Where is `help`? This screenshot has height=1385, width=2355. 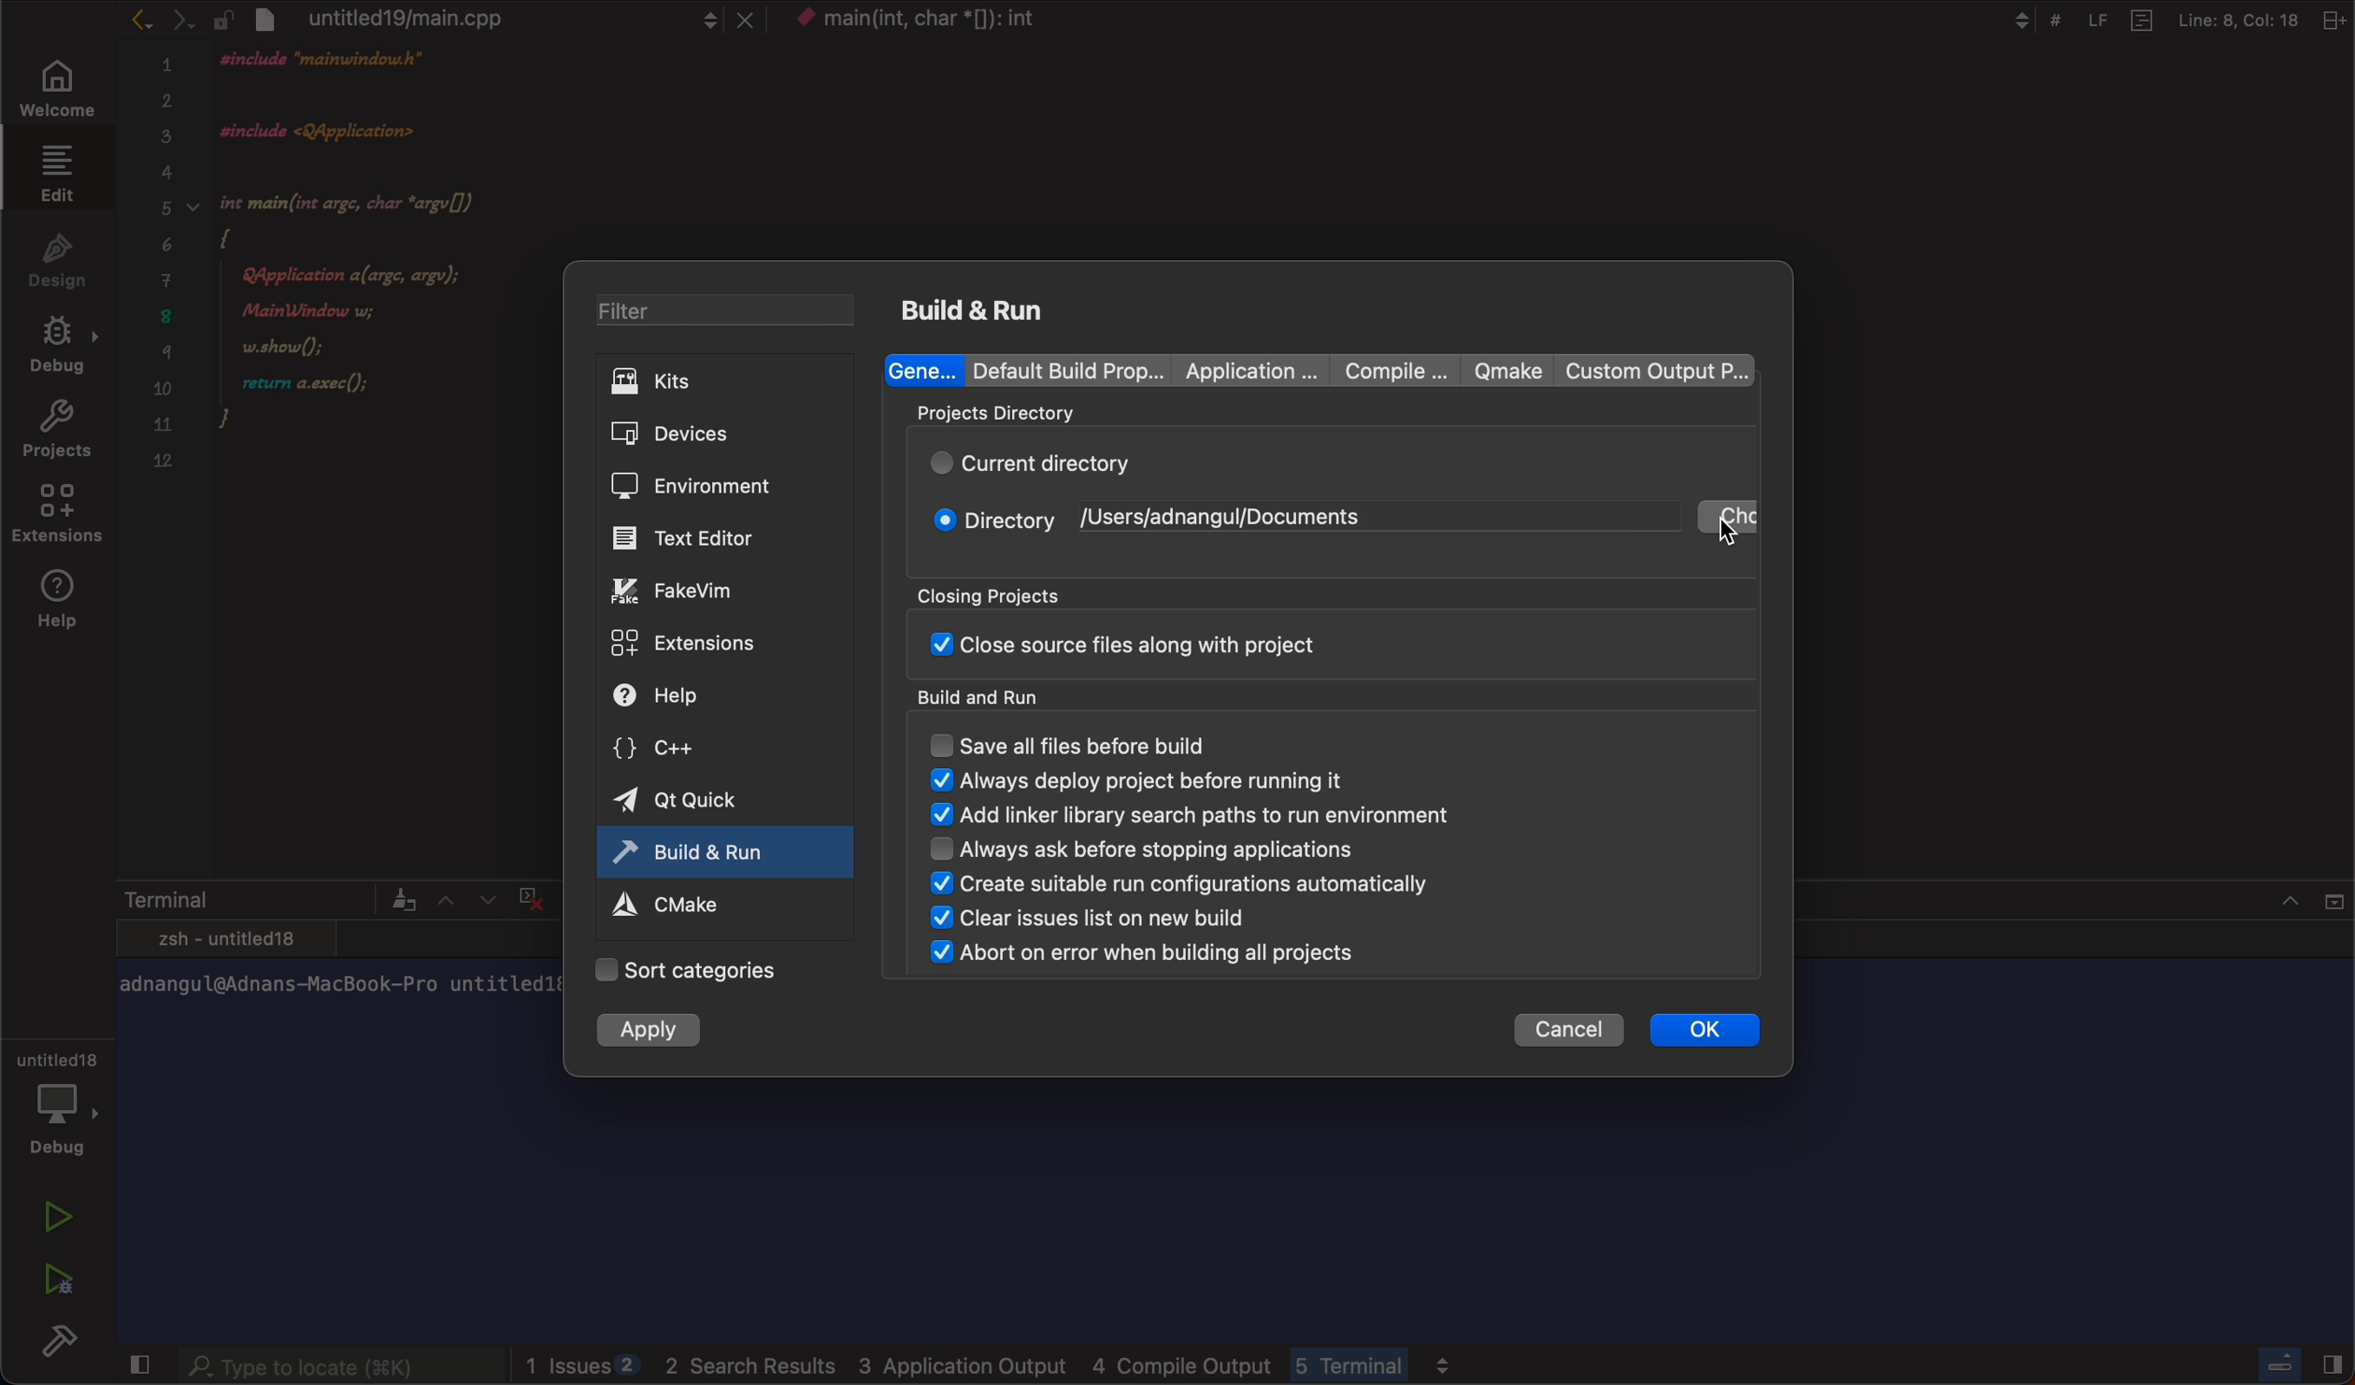
help is located at coordinates (675, 696).